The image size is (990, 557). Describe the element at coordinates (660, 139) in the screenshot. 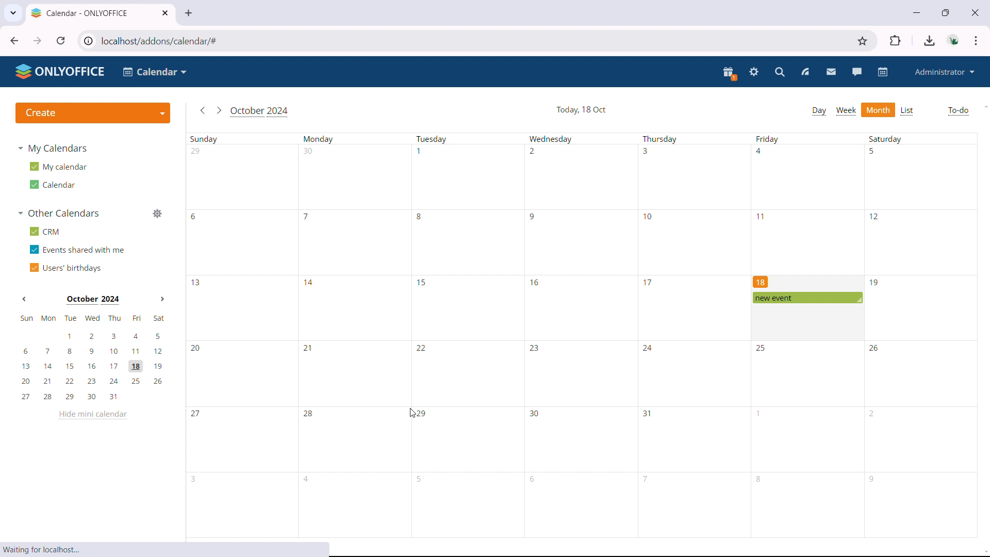

I see `Thursday` at that location.